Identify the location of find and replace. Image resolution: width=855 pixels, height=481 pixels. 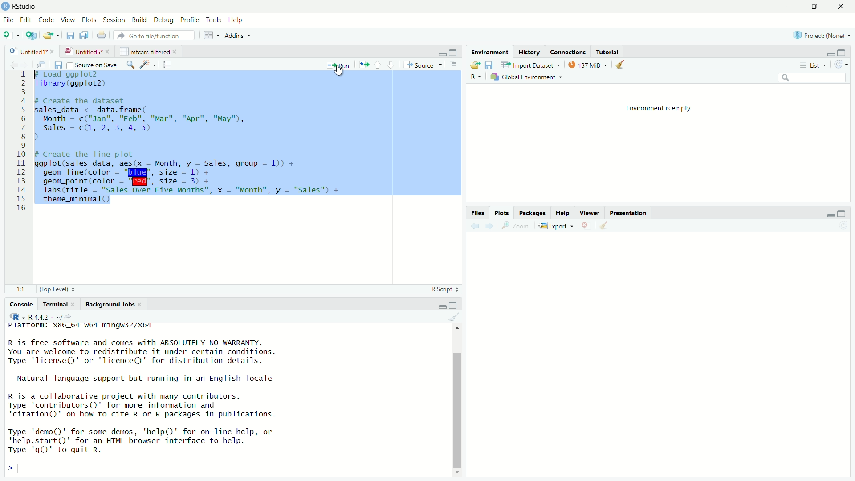
(130, 65).